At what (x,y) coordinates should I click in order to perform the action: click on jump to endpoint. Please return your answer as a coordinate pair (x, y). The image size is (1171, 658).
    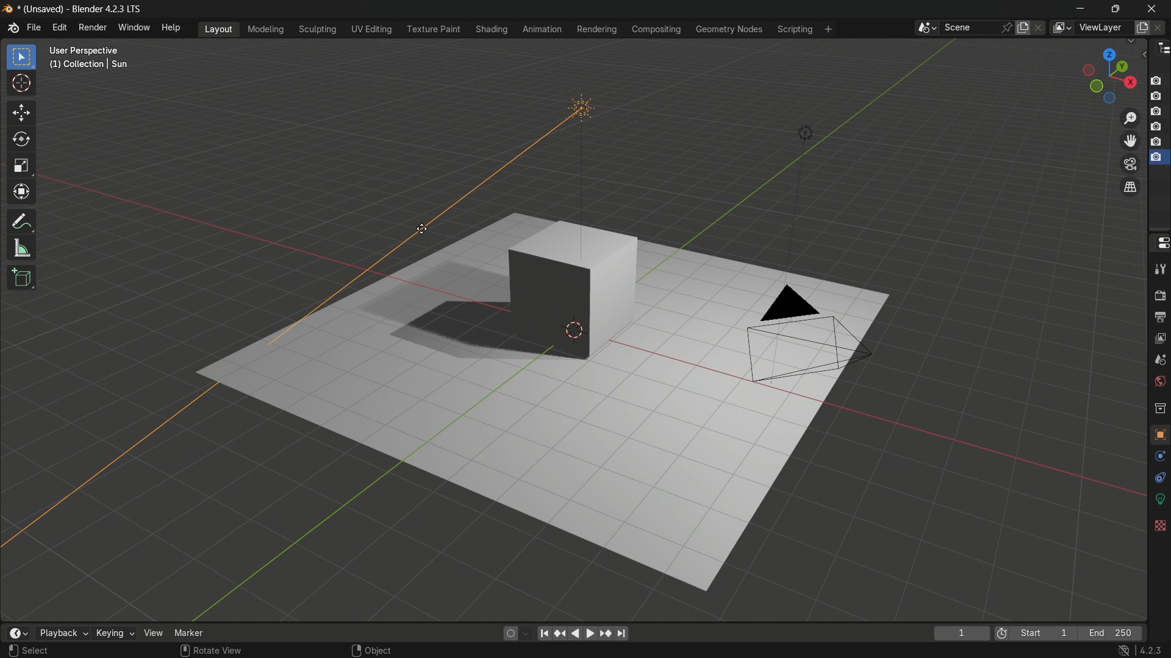
    Looking at the image, I should click on (545, 634).